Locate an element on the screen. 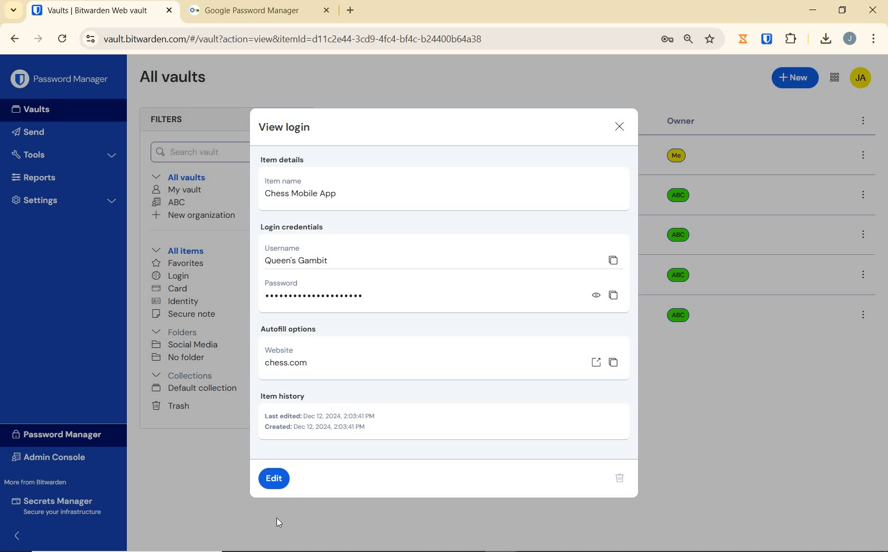  chess mobile app is located at coordinates (298, 195).